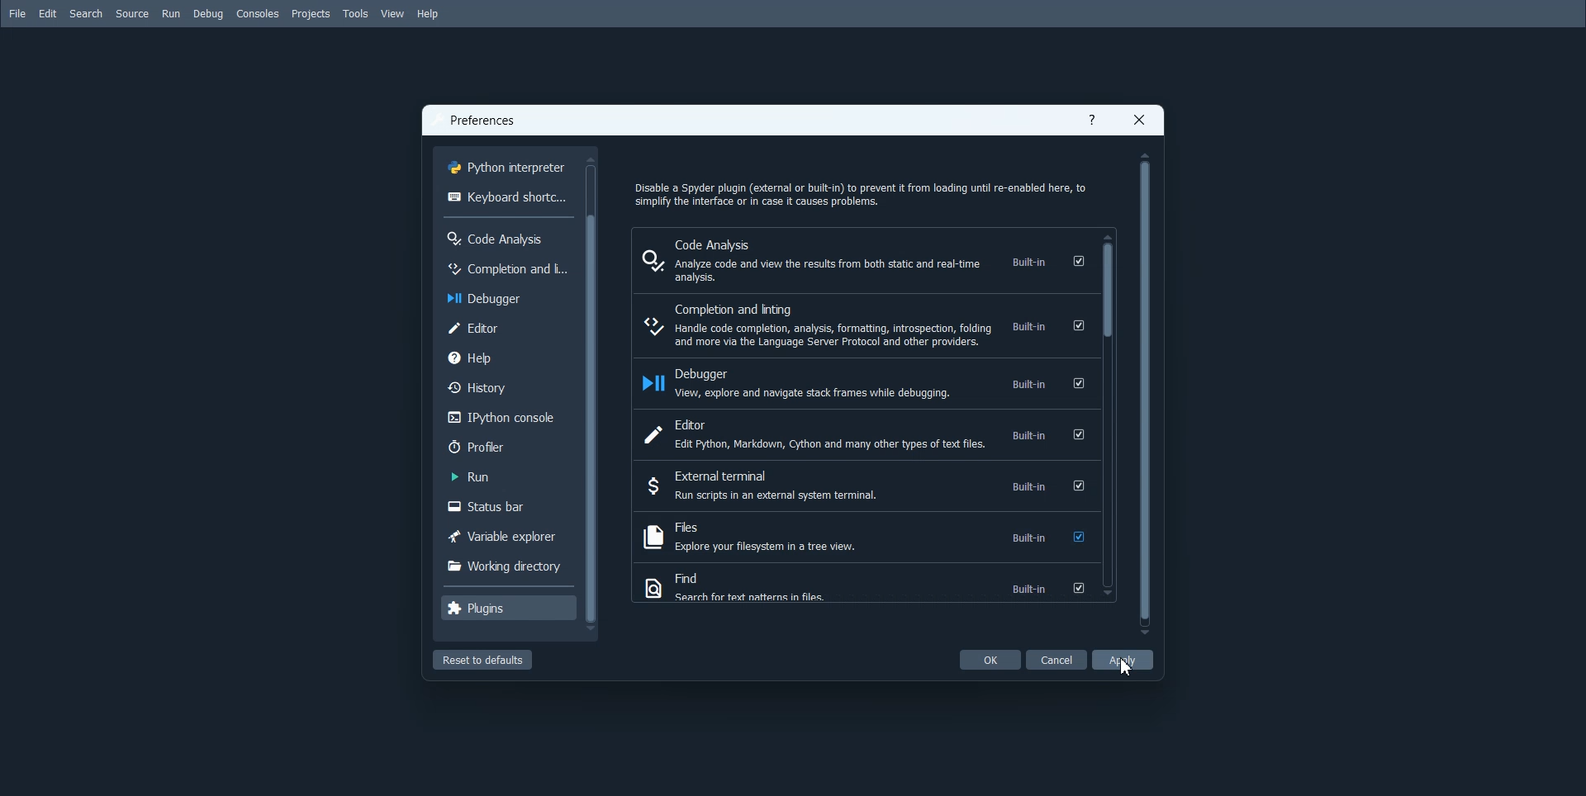  Describe the element at coordinates (257, 14) in the screenshot. I see `Consoles` at that location.